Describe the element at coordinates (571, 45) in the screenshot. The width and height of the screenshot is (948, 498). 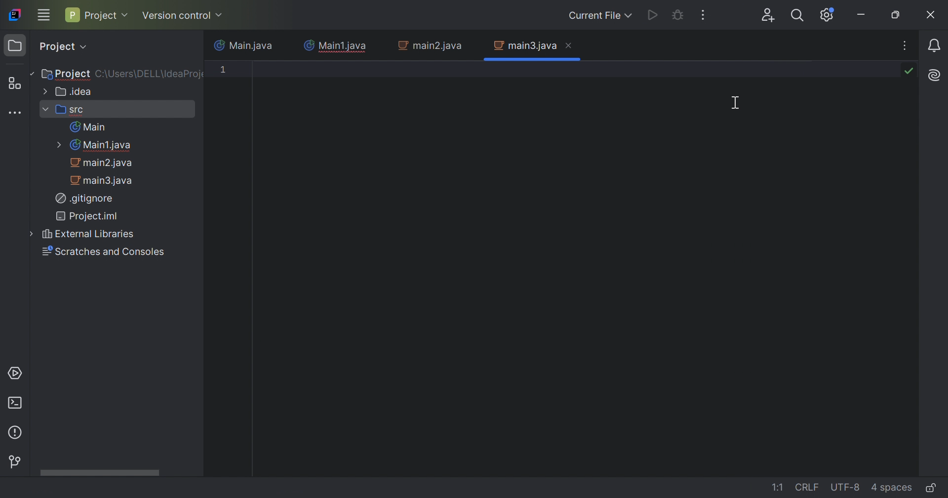
I see `Close` at that location.